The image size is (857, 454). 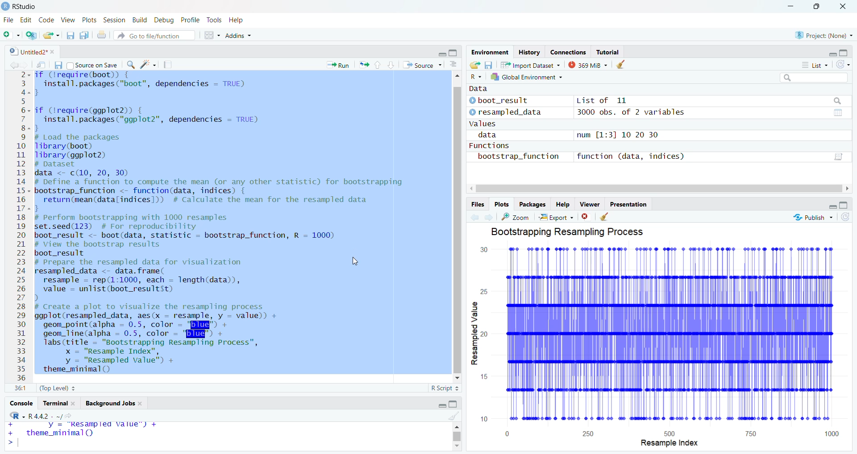 What do you see at coordinates (505, 112) in the screenshot?
I see `resampled data` at bounding box center [505, 112].